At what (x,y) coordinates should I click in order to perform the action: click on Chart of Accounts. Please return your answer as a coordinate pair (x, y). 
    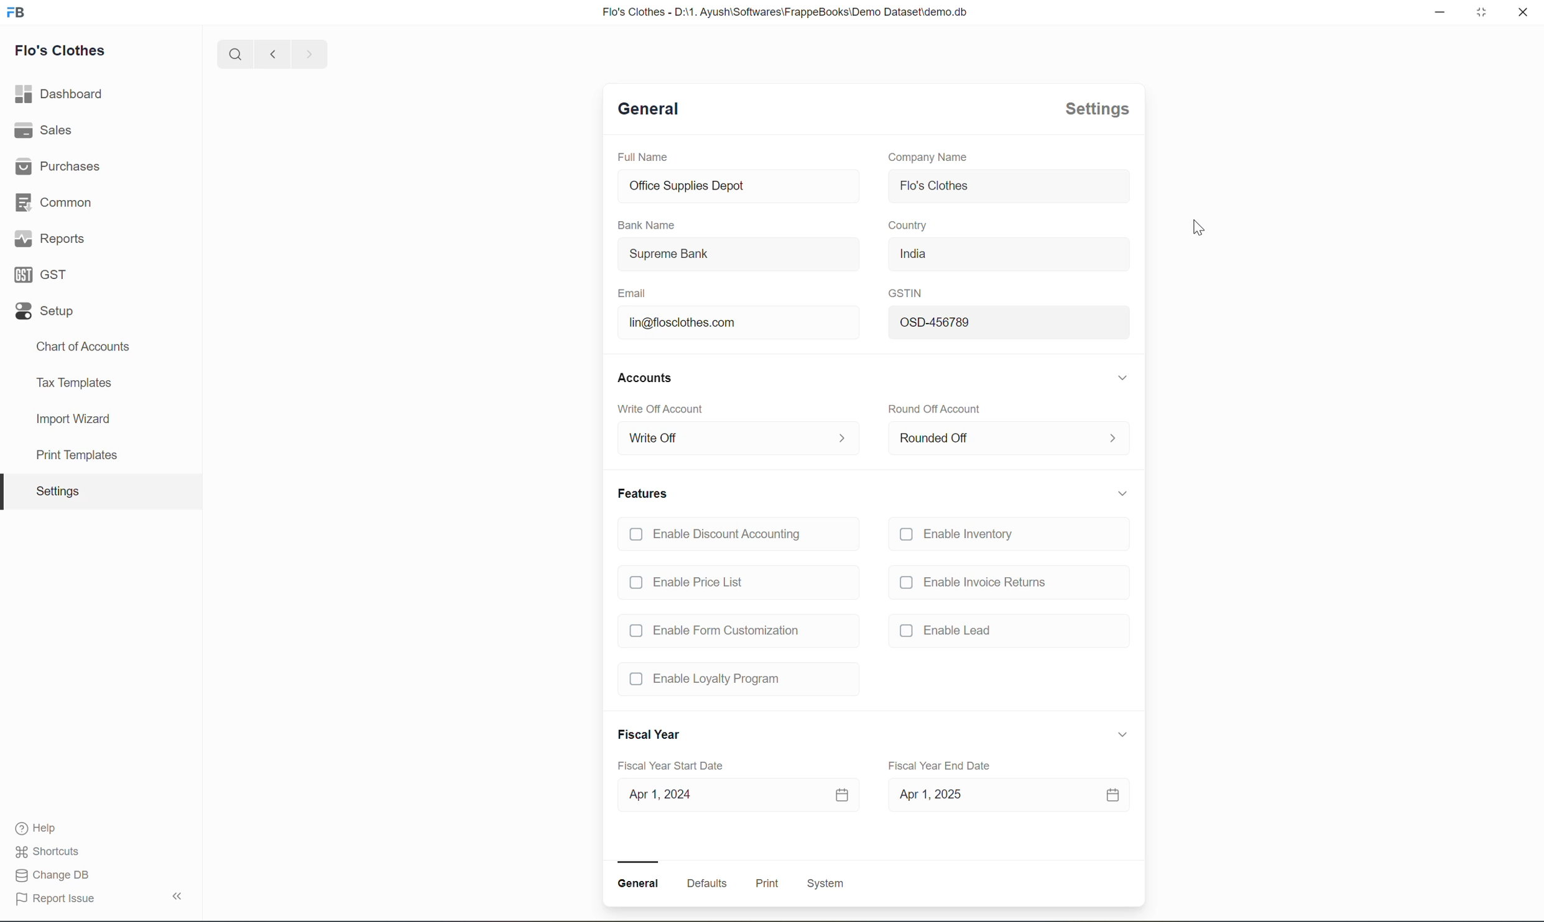
    Looking at the image, I should click on (82, 347).